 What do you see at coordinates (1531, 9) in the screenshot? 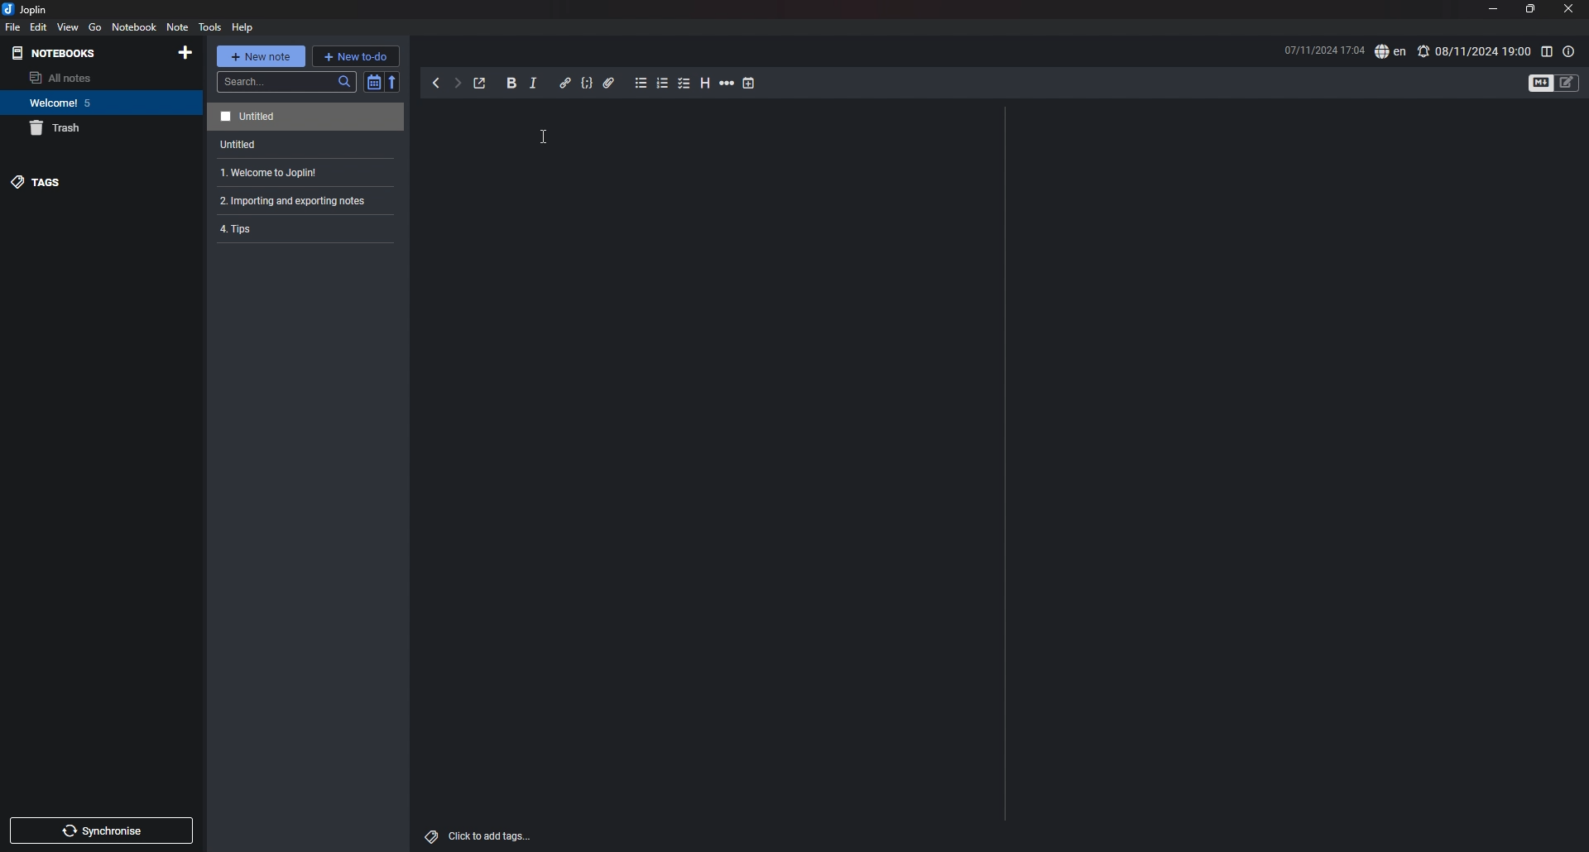
I see `resize` at bounding box center [1531, 9].